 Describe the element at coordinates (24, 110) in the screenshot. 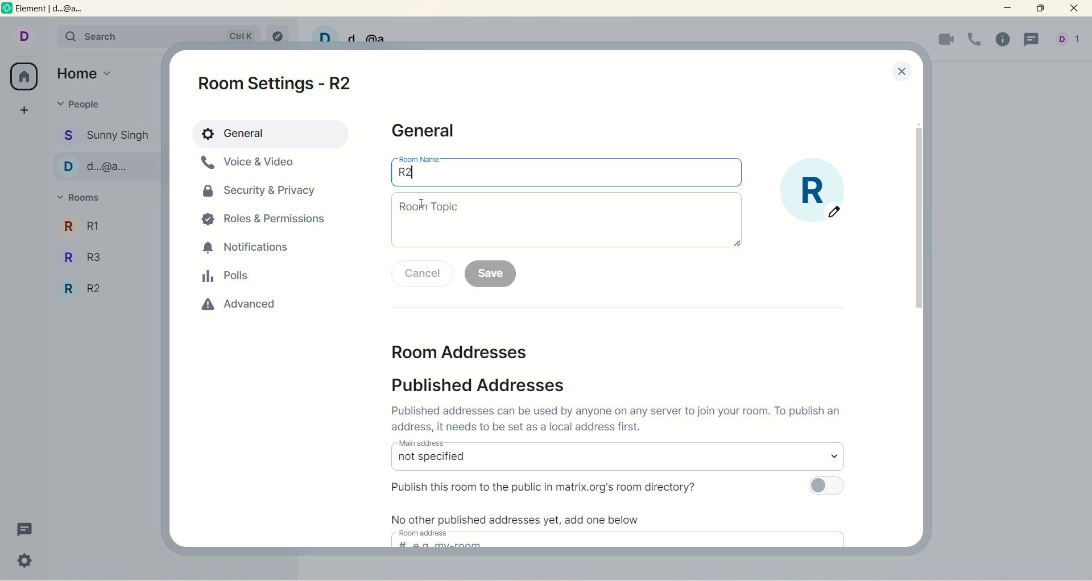

I see `create space` at that location.